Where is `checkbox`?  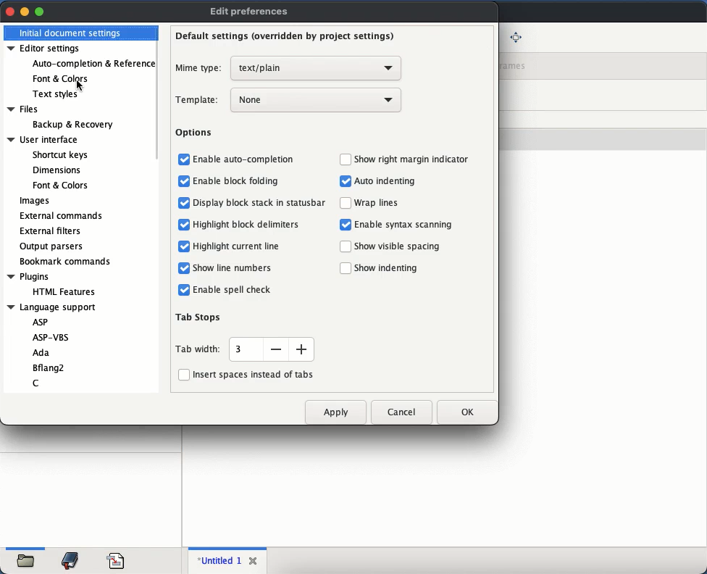
checkbox is located at coordinates (183, 268).